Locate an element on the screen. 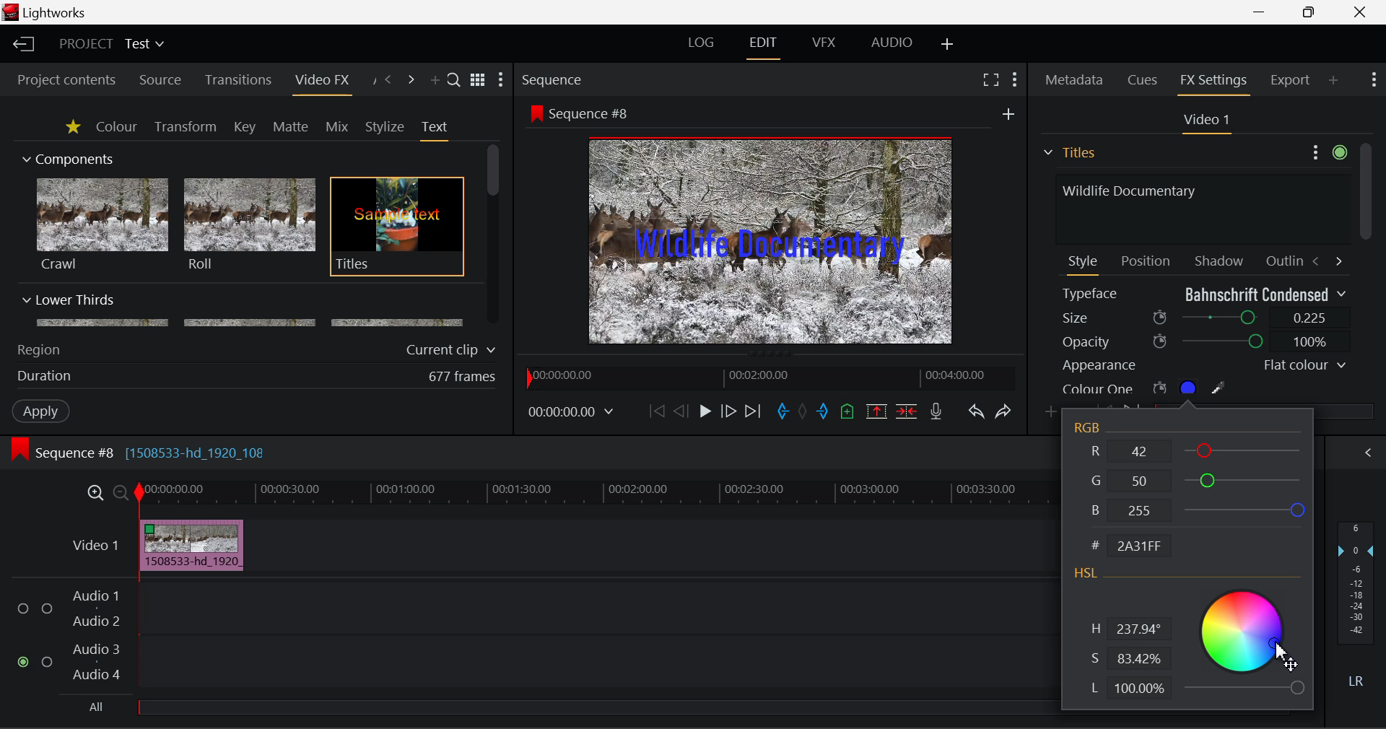 Image resolution: width=1386 pixels, height=729 pixels. icon is located at coordinates (535, 113).